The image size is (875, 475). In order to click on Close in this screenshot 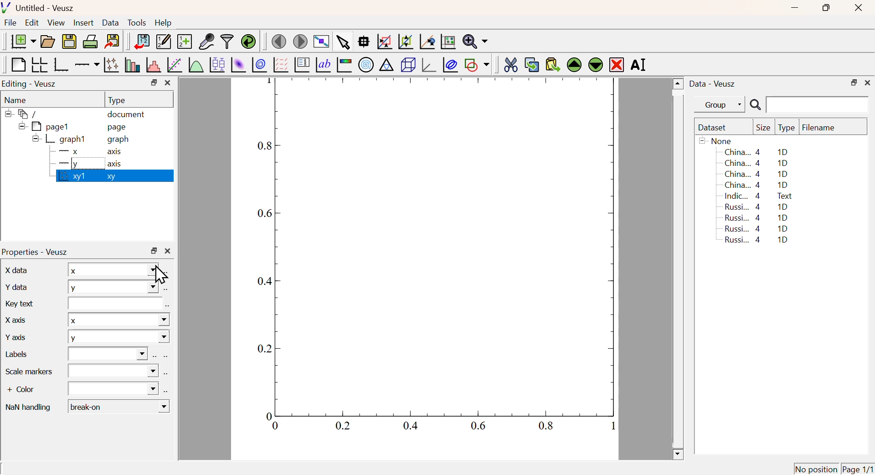, I will do `click(868, 82)`.